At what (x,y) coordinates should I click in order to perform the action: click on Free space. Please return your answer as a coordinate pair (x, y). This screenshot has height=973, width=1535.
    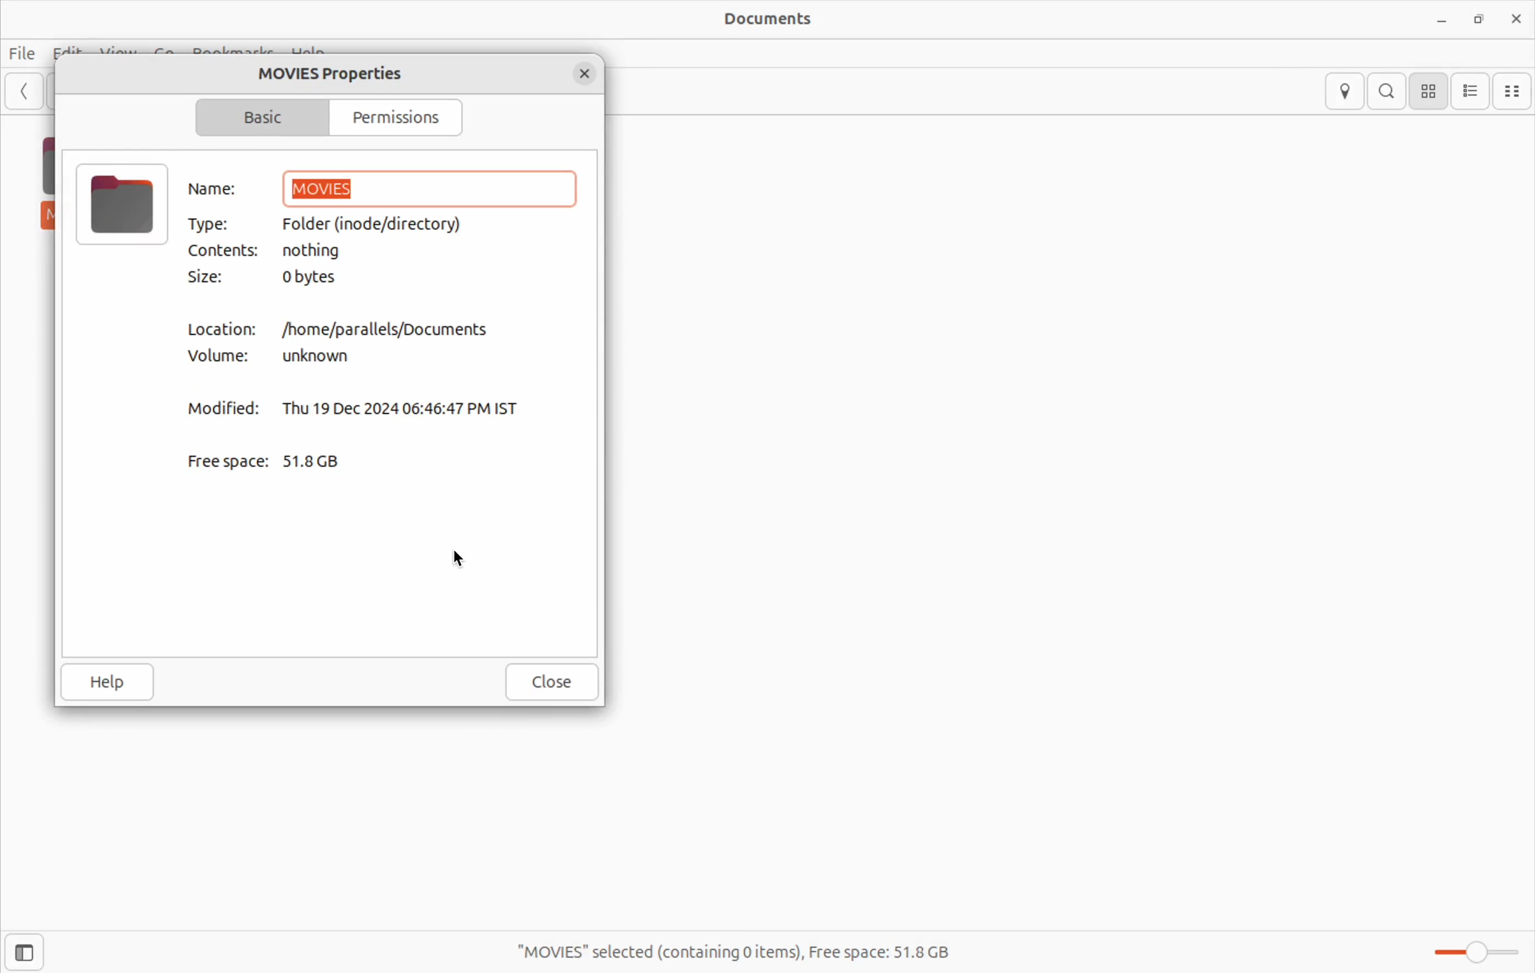
    Looking at the image, I should click on (227, 461).